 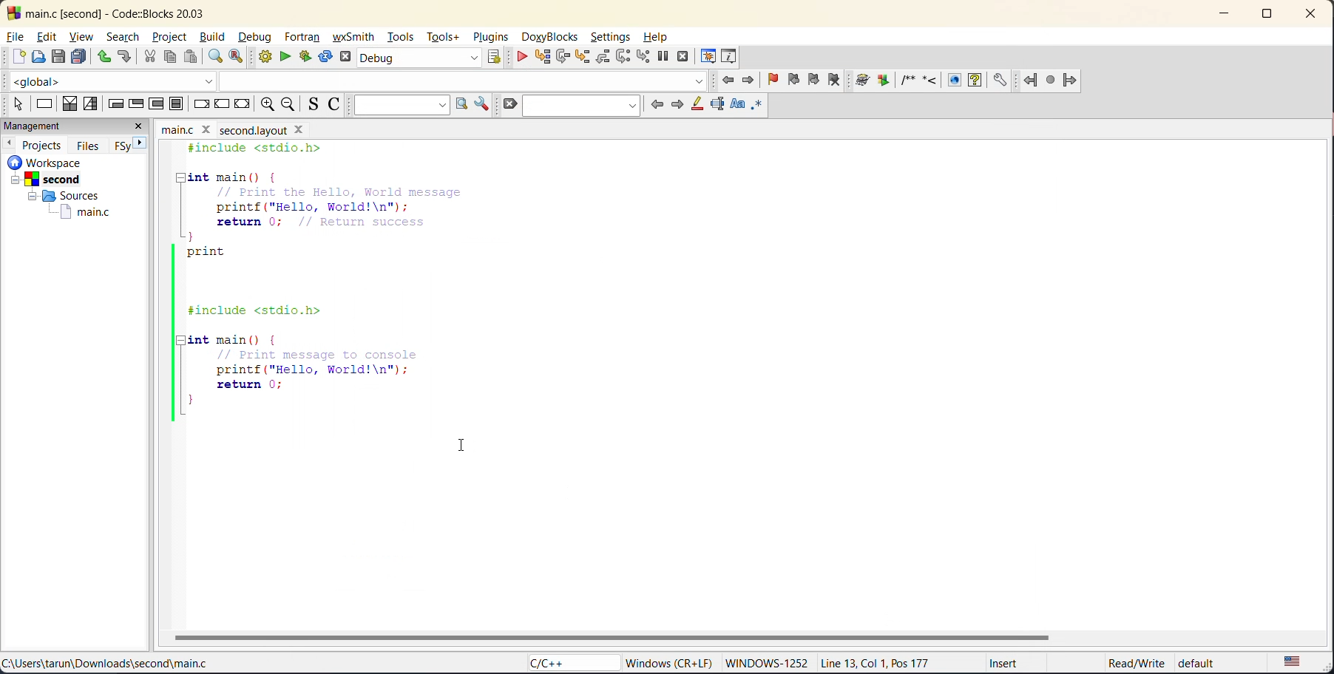 What do you see at coordinates (60, 126) in the screenshot?
I see `management` at bounding box center [60, 126].